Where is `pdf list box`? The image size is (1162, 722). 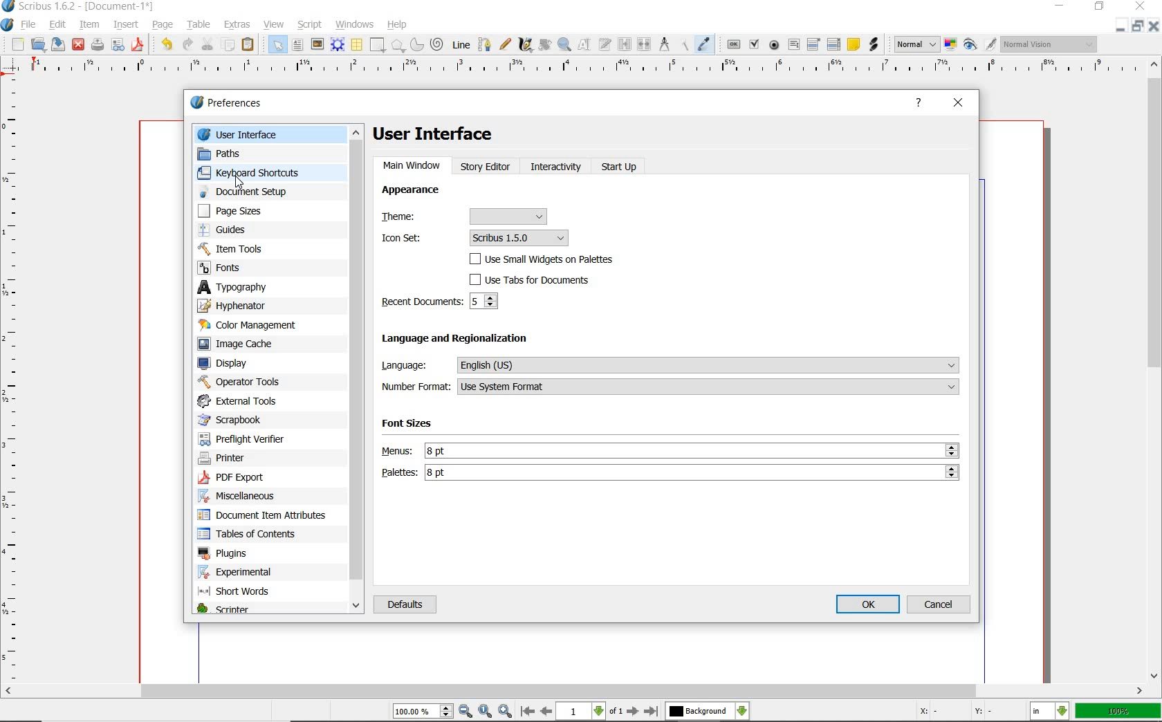 pdf list box is located at coordinates (833, 45).